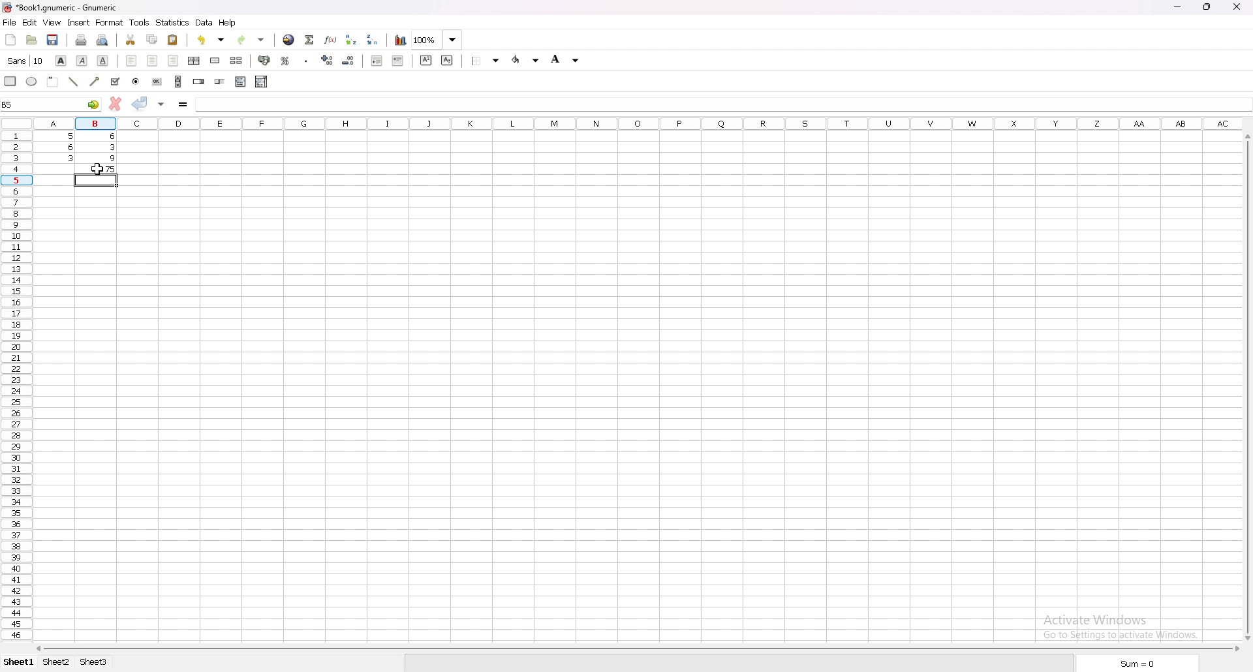 This screenshot has height=672, width=1253. What do you see at coordinates (400, 39) in the screenshot?
I see `chart` at bounding box center [400, 39].